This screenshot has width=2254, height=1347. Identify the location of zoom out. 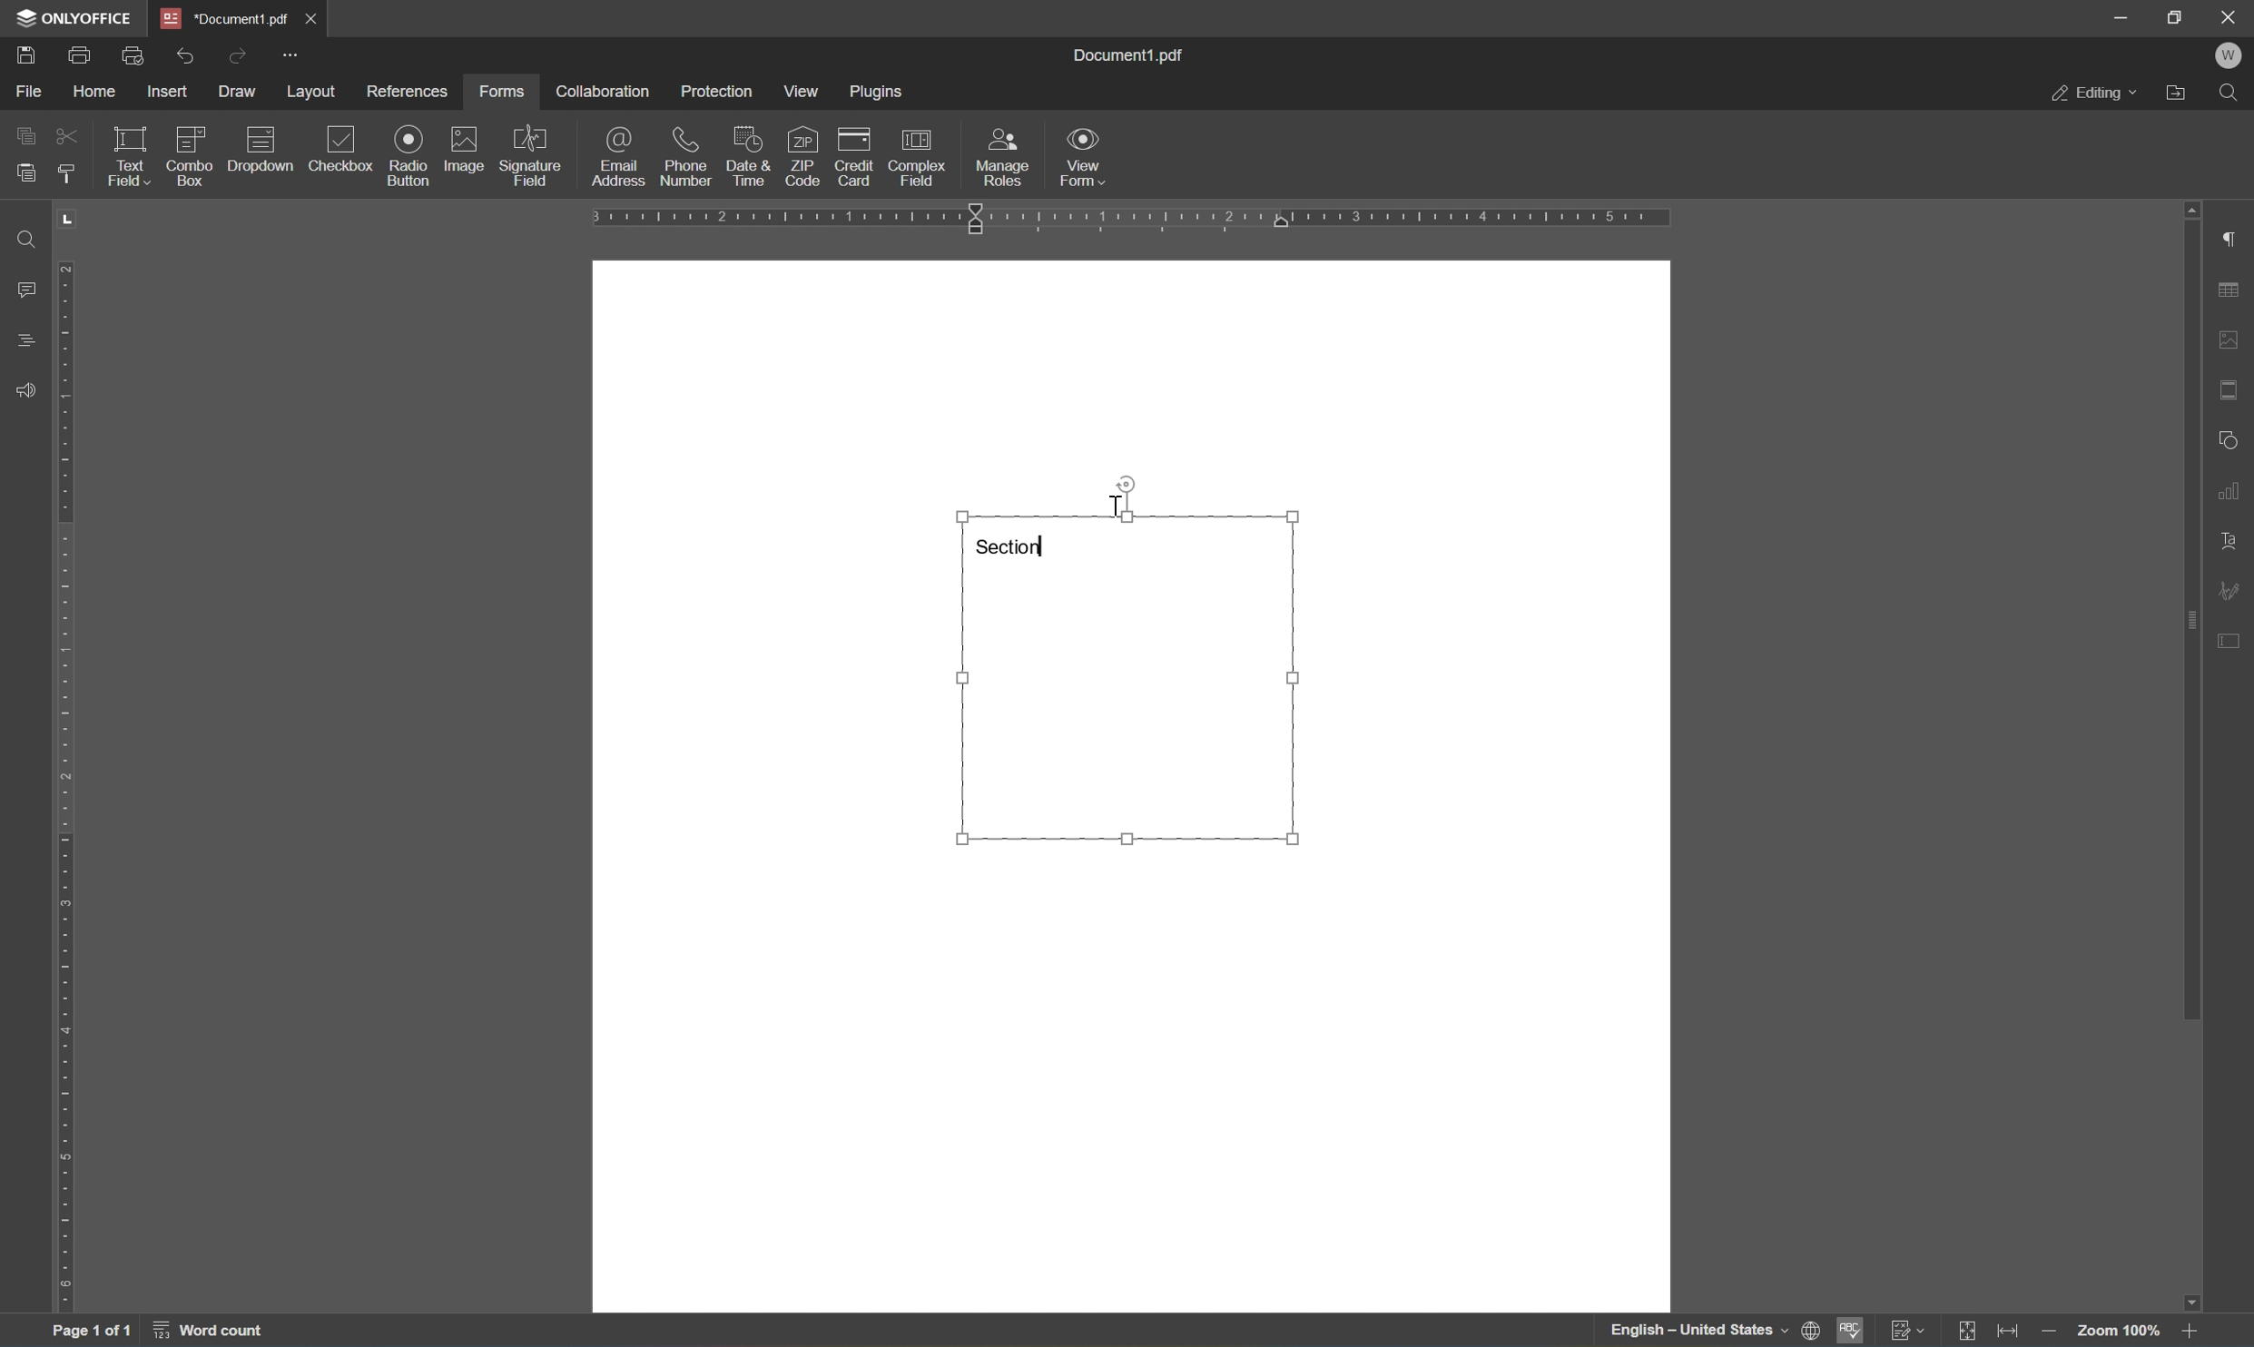
(2054, 1332).